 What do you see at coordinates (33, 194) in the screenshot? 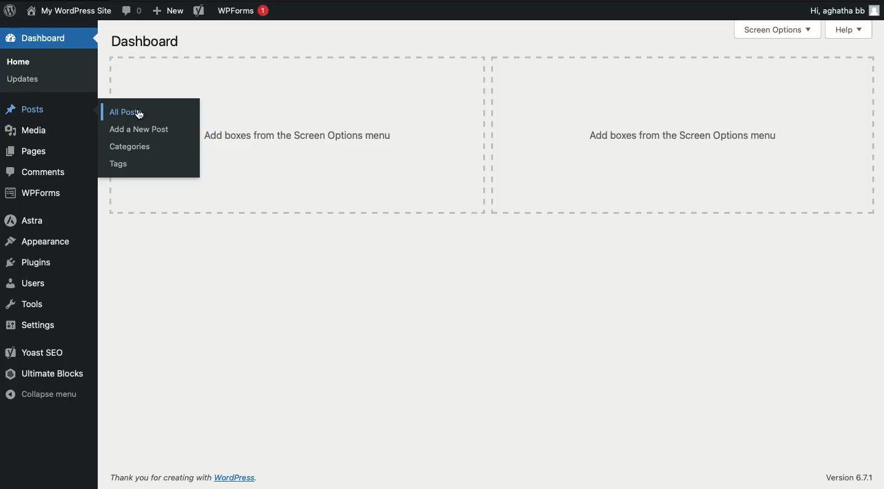
I see `WPForms` at bounding box center [33, 194].